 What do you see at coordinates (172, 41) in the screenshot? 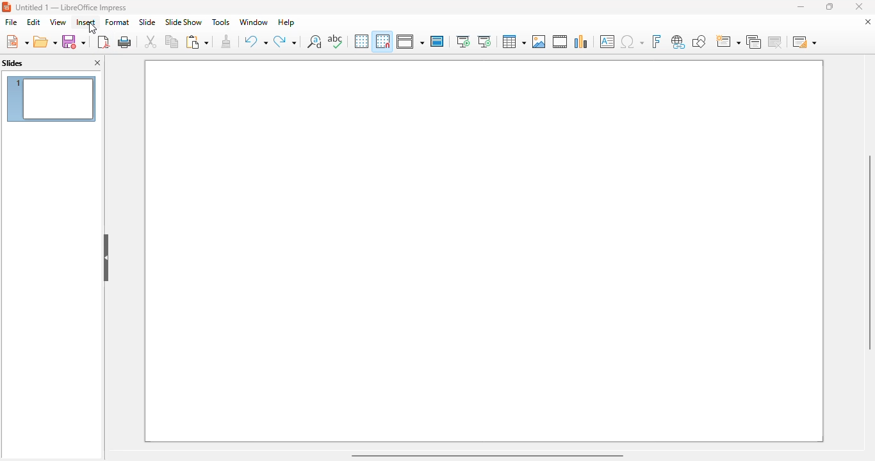
I see `copy` at bounding box center [172, 41].